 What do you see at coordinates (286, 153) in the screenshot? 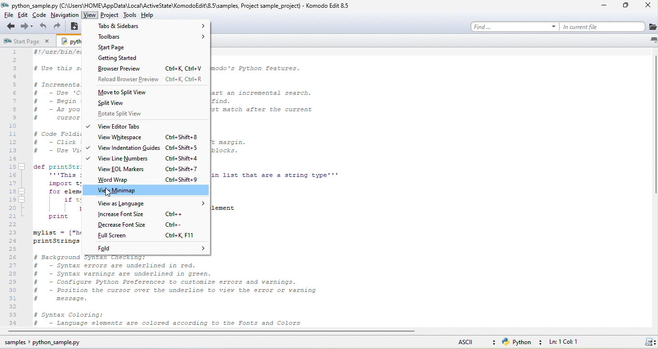
I see `python code` at bounding box center [286, 153].